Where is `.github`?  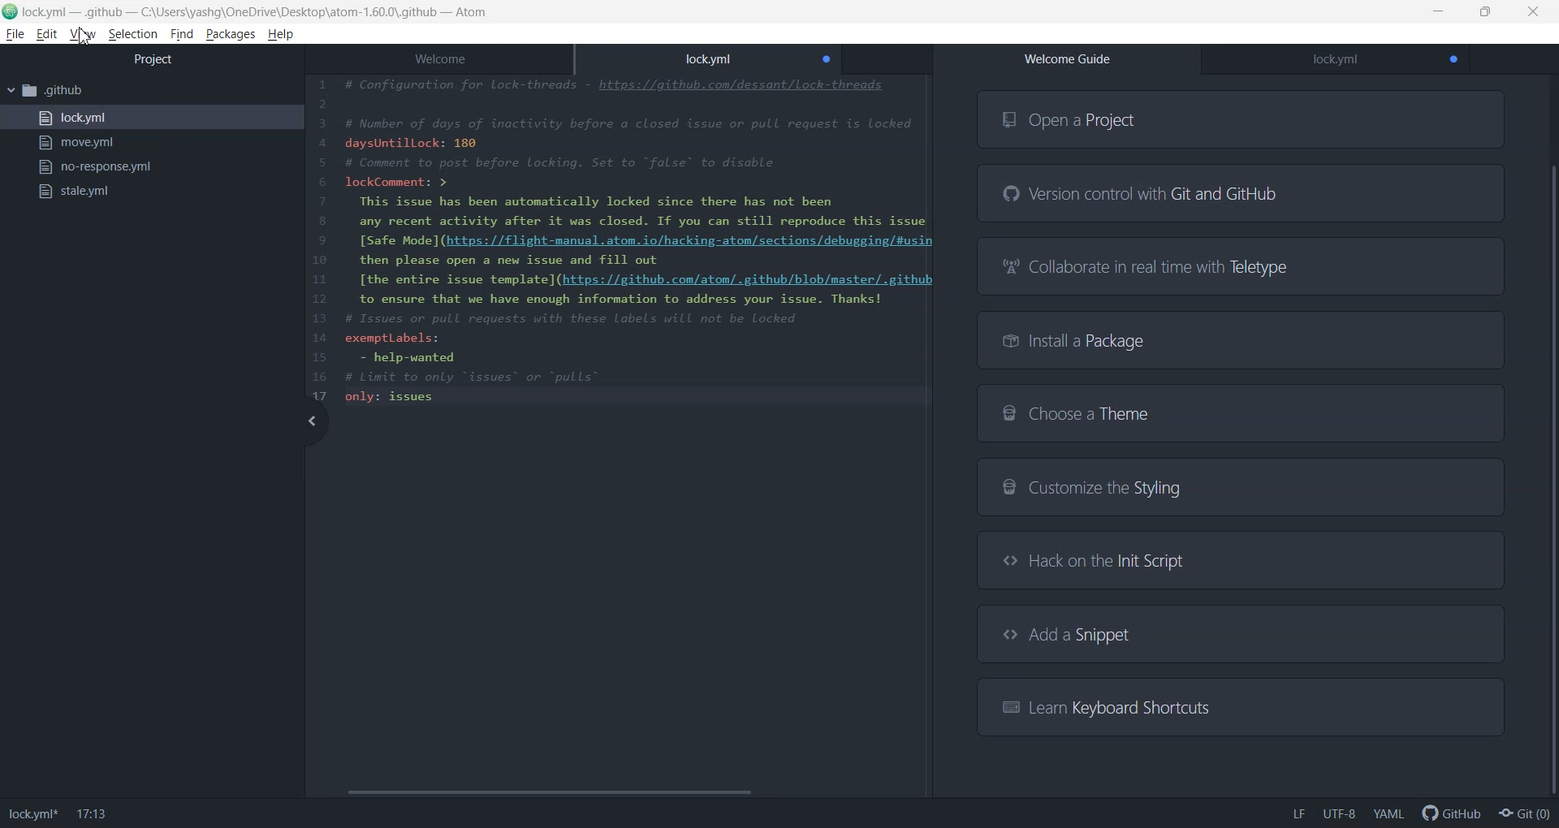 .github is located at coordinates (151, 92).